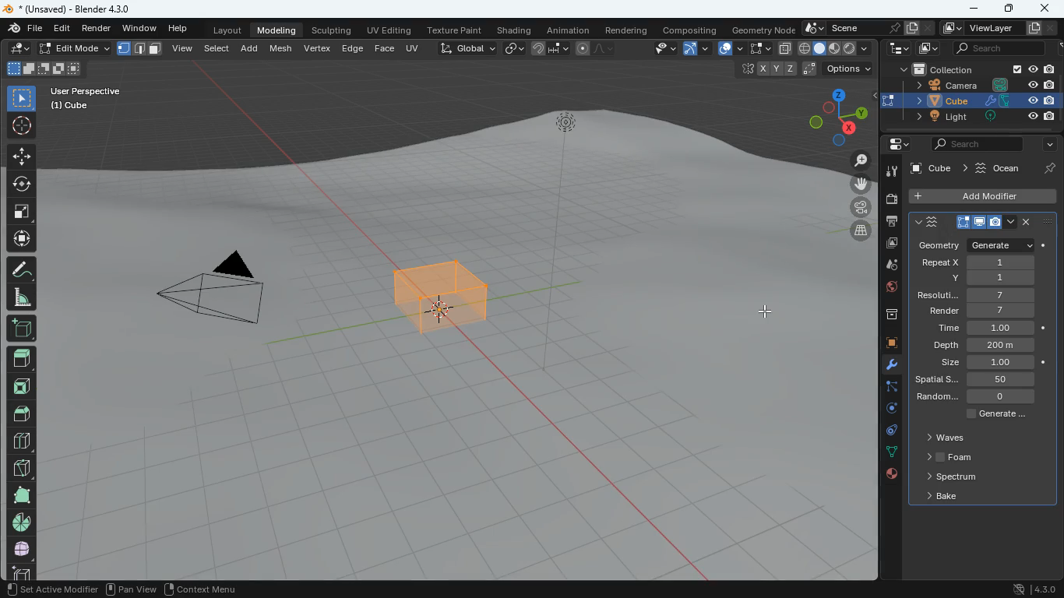 This screenshot has width=1064, height=598. What do you see at coordinates (886, 432) in the screenshot?
I see `controls` at bounding box center [886, 432].